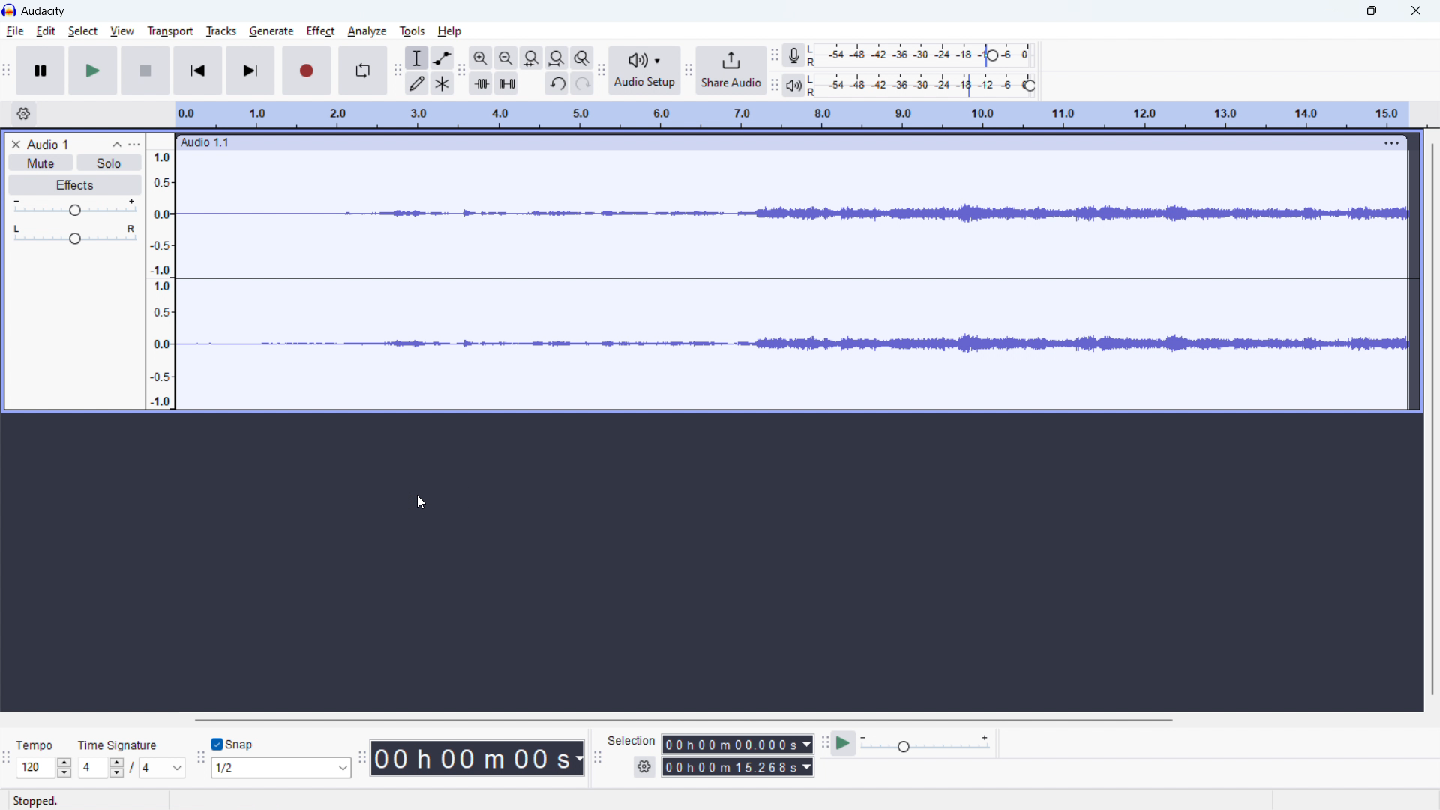 The image size is (1440, 810). I want to click on edit, so click(46, 31).